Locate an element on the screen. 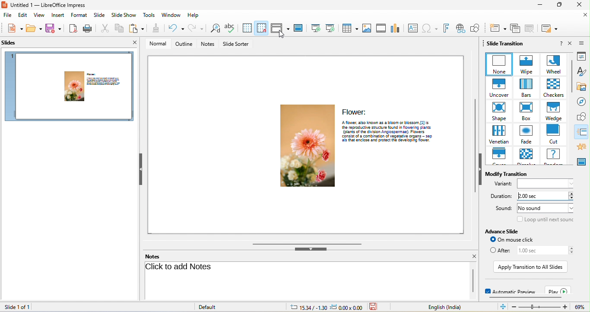  maximize is located at coordinates (558, 5).